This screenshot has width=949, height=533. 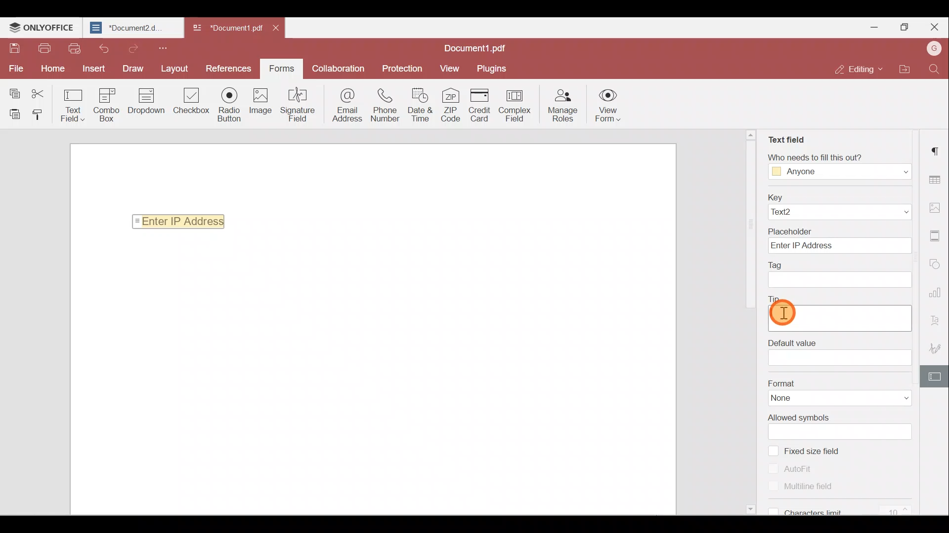 I want to click on Paste, so click(x=12, y=114).